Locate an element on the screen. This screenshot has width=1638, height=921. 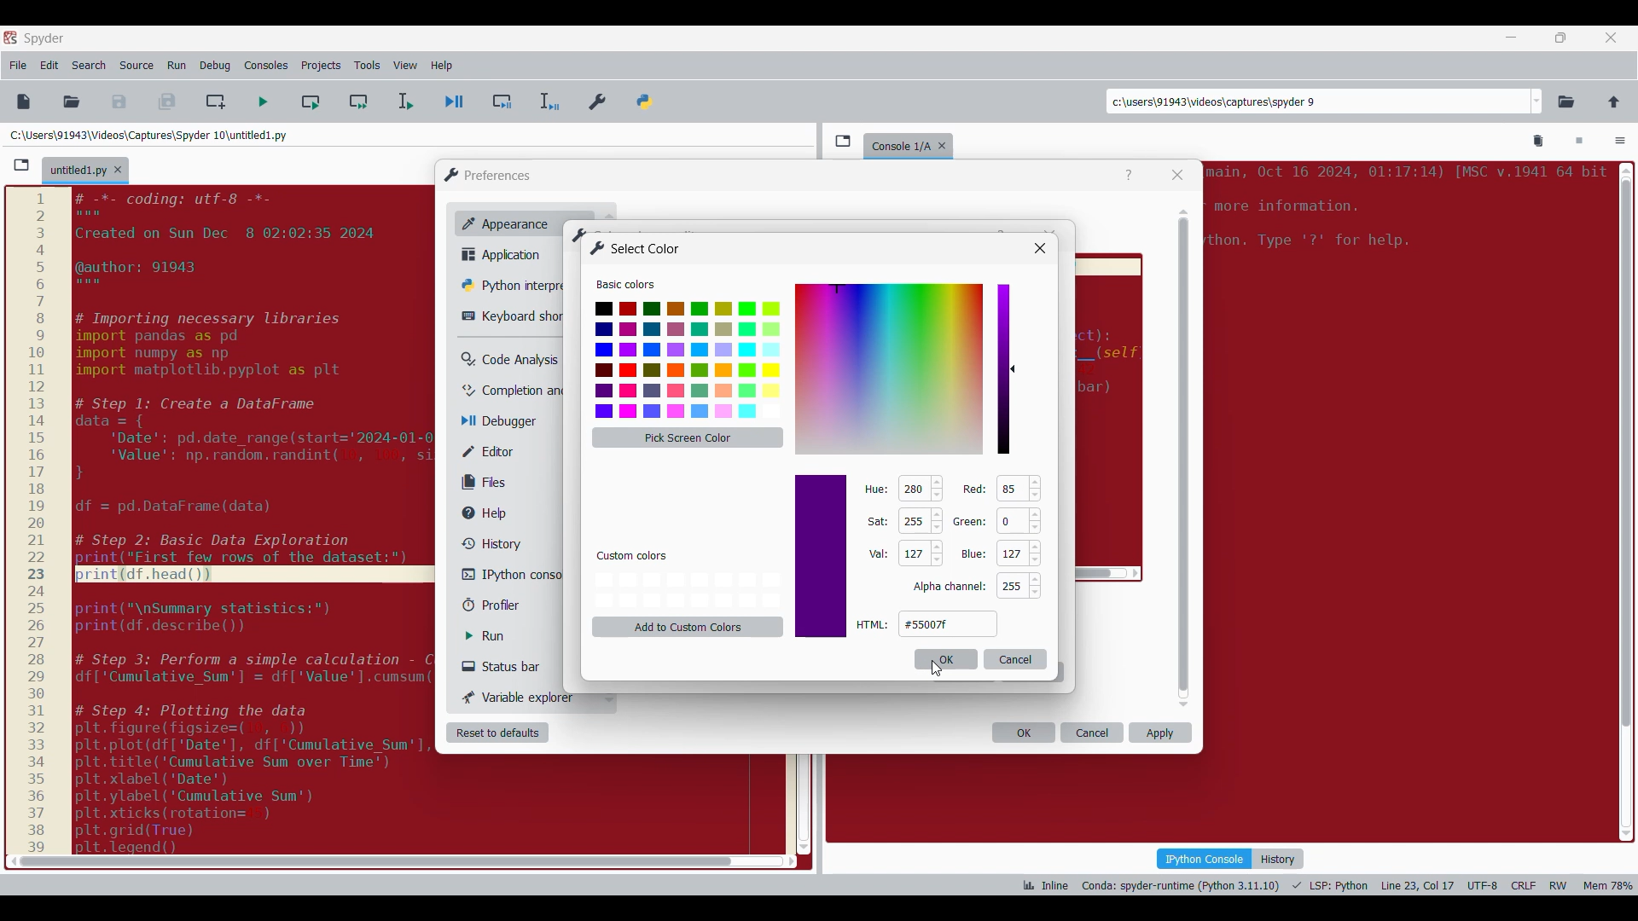
Code analysis is located at coordinates (509, 360).